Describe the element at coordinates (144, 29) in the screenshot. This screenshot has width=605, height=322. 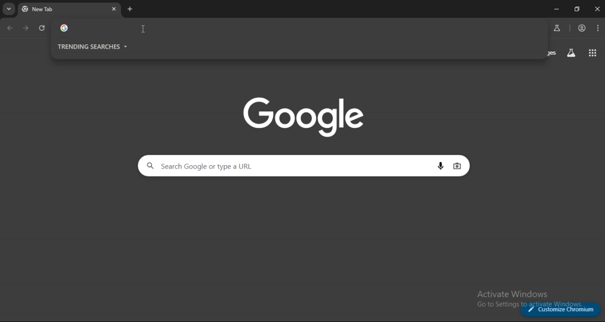
I see `cursor` at that location.